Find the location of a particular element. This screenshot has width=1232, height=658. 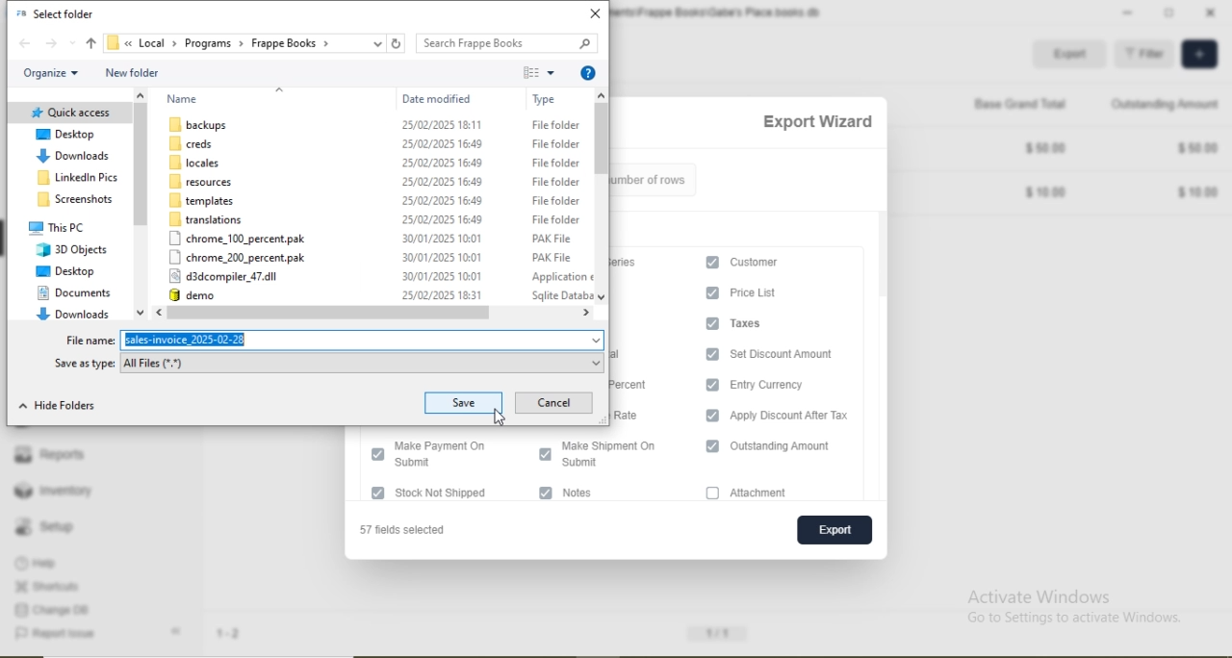

checkbox is located at coordinates (377, 453).